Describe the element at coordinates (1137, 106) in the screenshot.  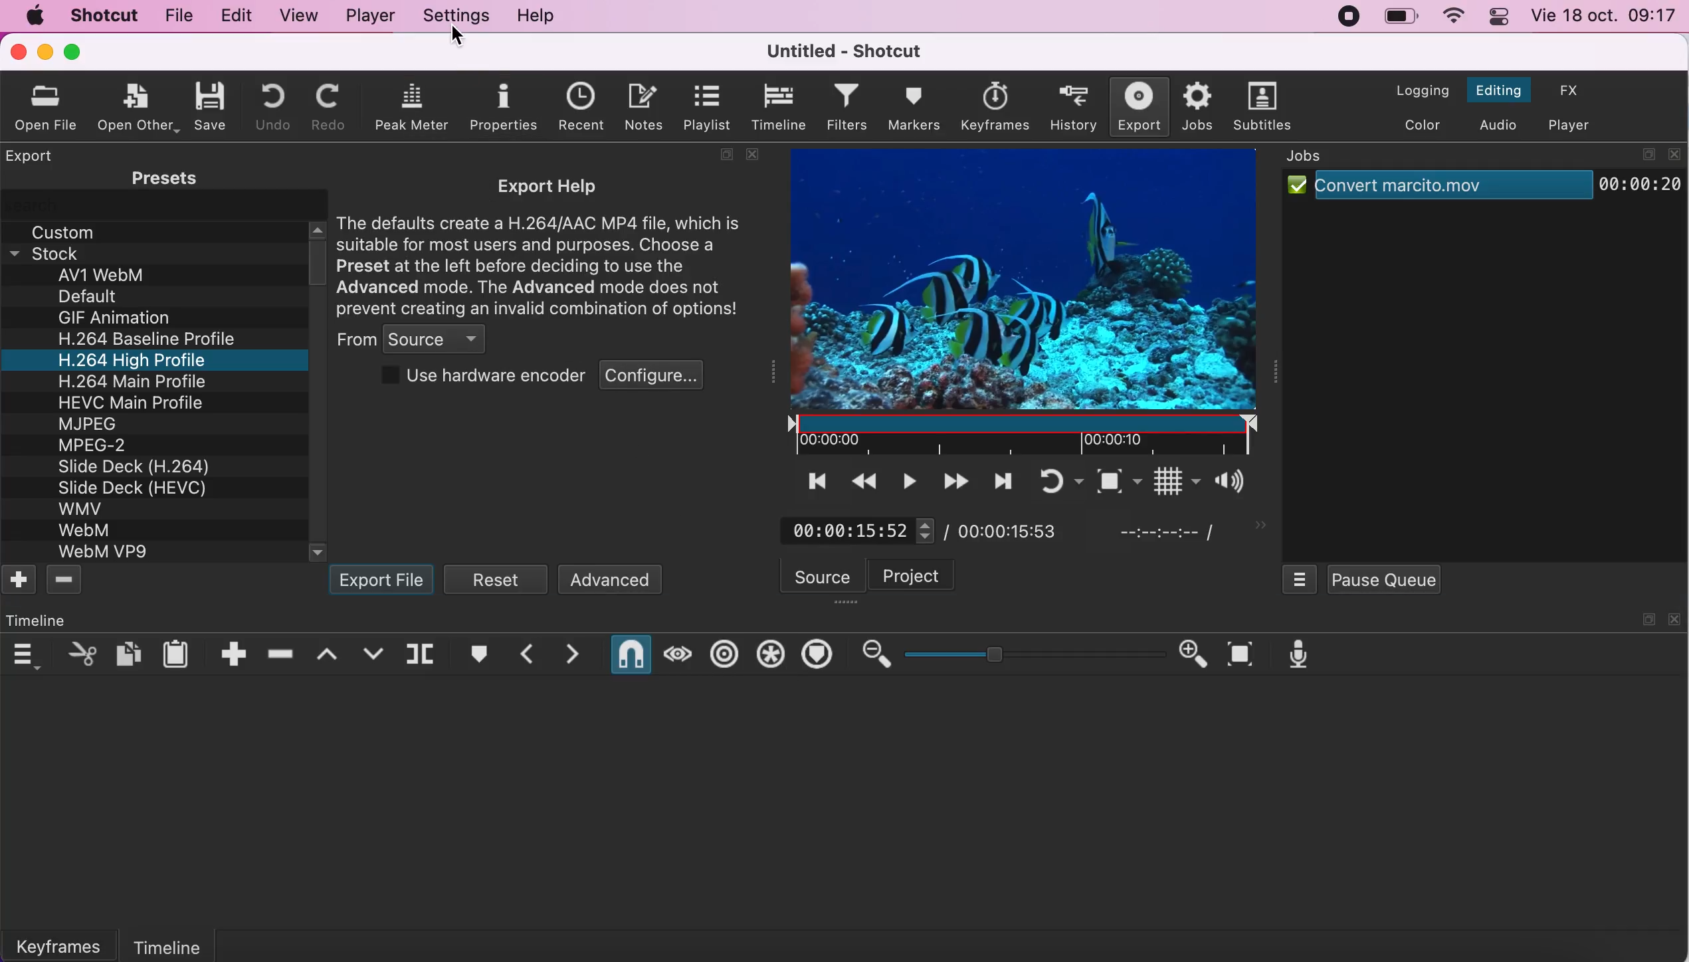
I see `export` at that location.